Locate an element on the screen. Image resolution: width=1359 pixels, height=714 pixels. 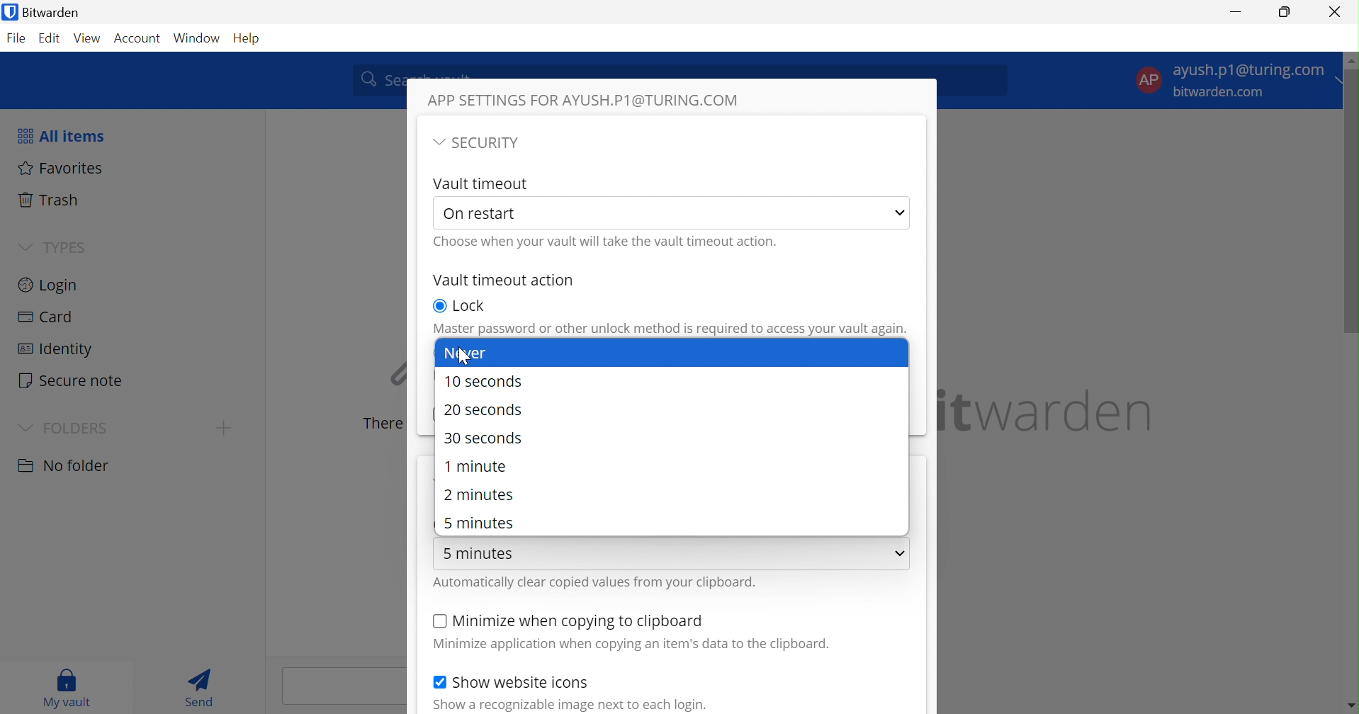
Login is located at coordinates (52, 285).